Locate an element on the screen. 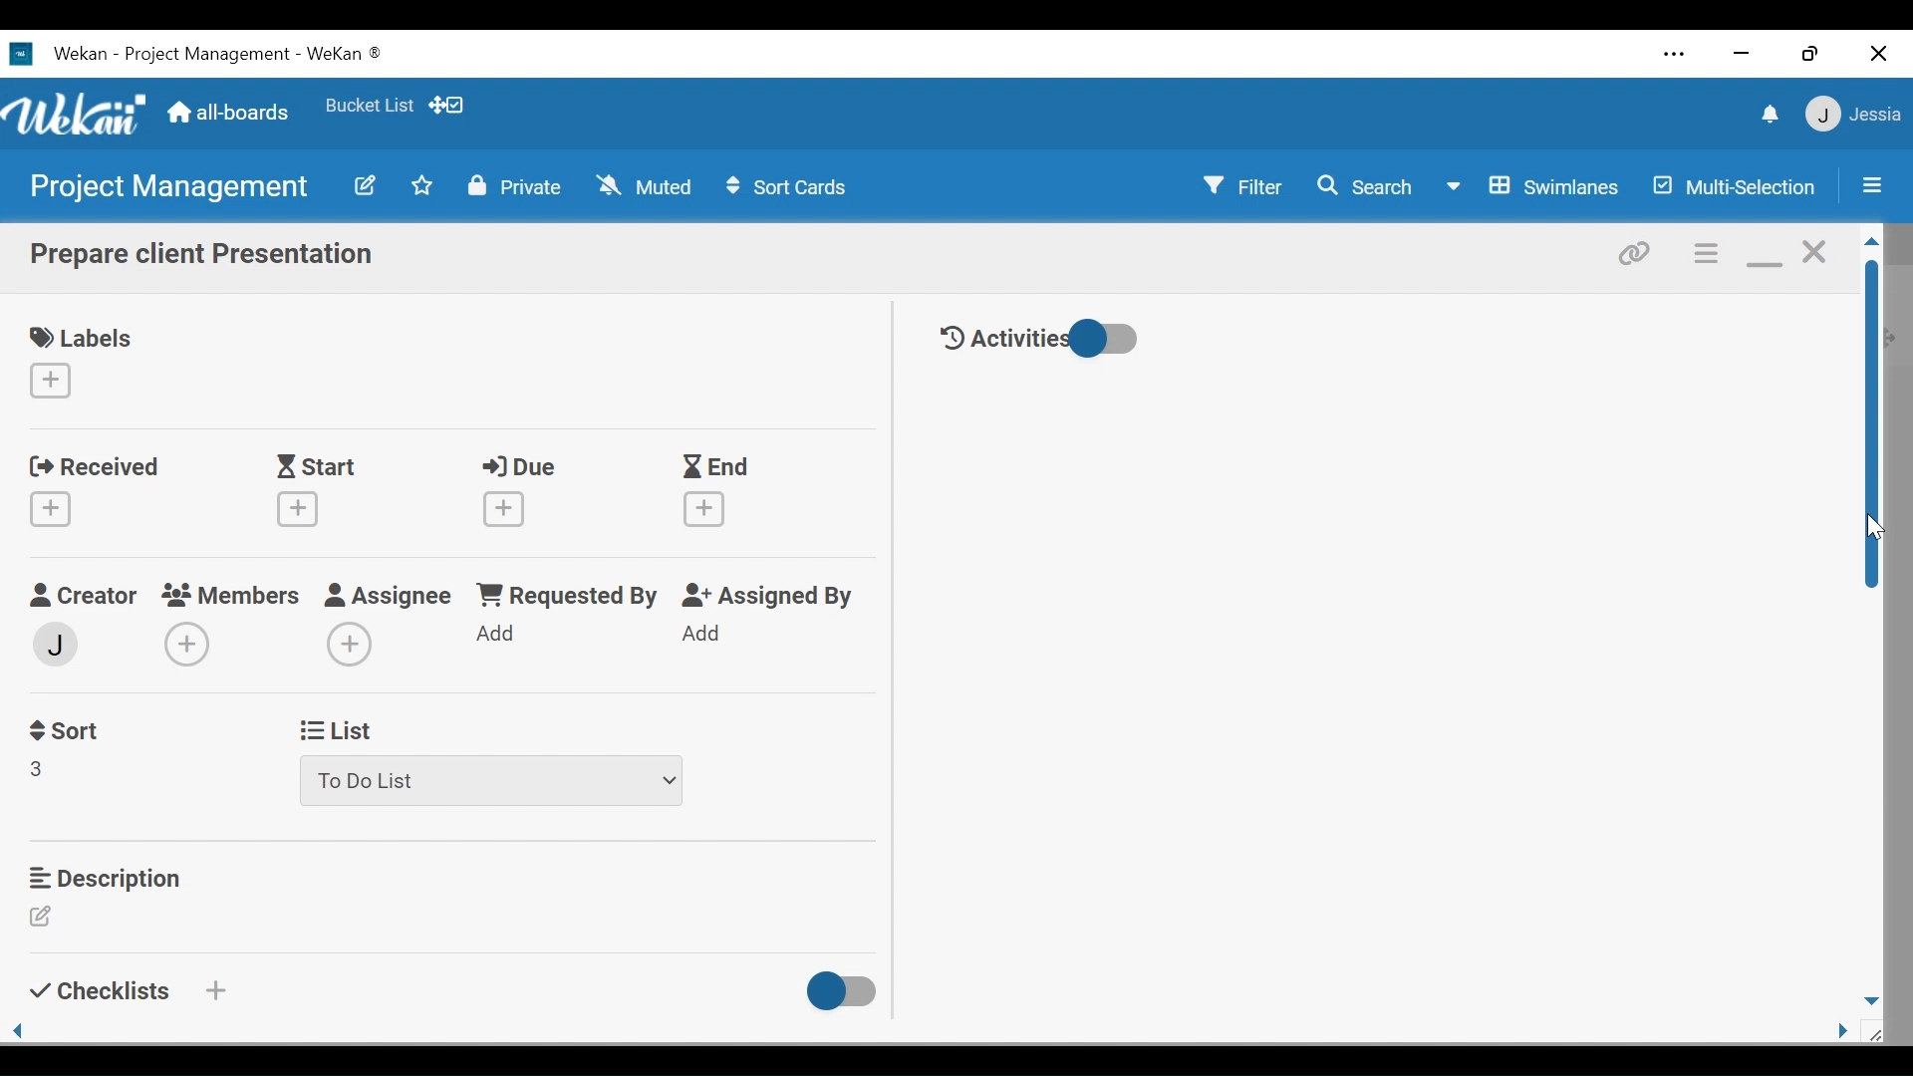 This screenshot has width=1913, height=1076. Add Requested by is located at coordinates (500, 634).